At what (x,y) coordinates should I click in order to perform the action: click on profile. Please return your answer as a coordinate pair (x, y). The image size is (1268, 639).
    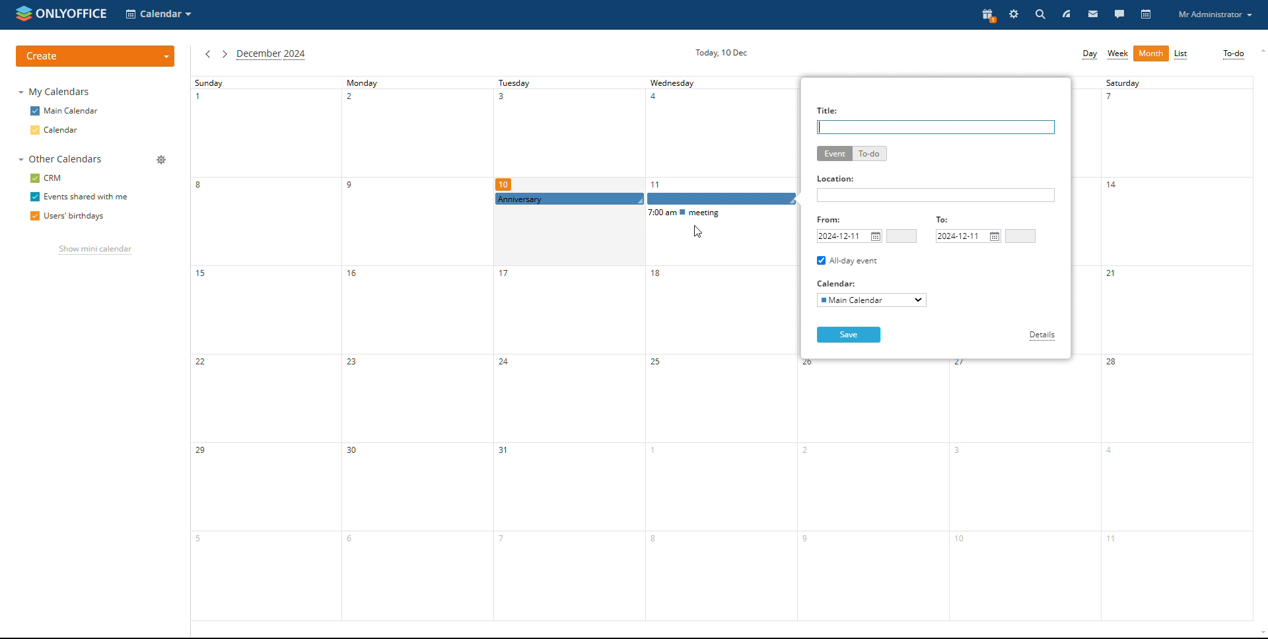
    Looking at the image, I should click on (1216, 15).